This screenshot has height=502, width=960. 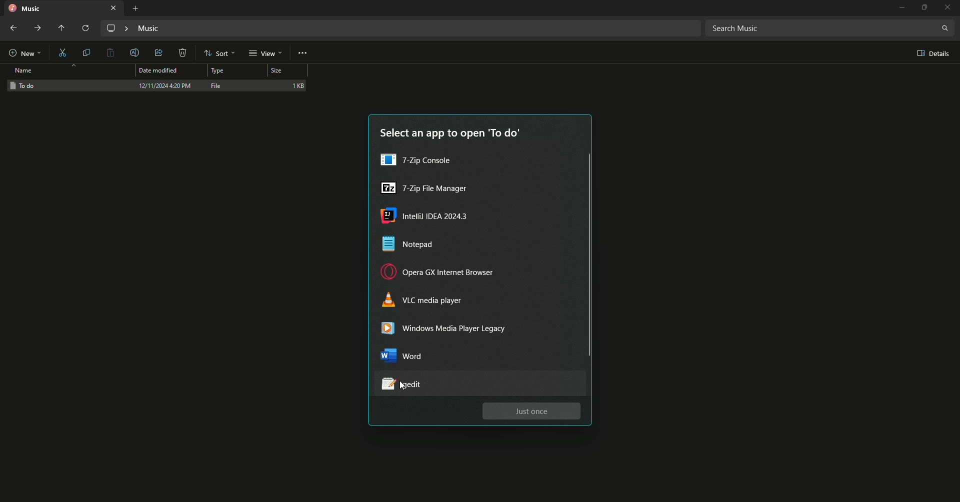 What do you see at coordinates (22, 86) in the screenshot?
I see `To do` at bounding box center [22, 86].